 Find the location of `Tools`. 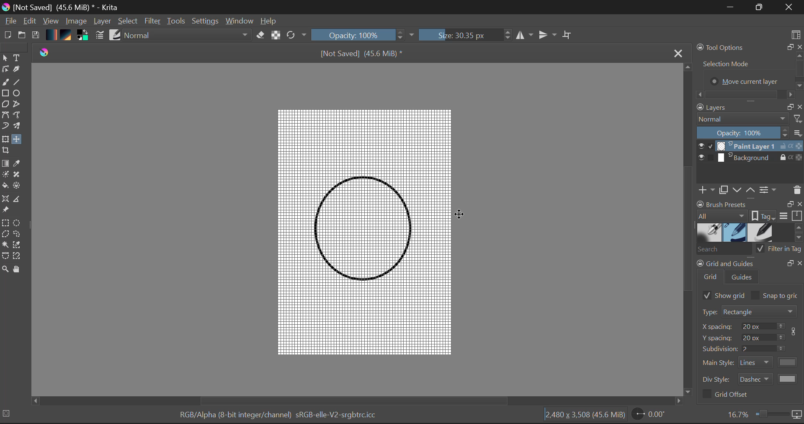

Tools is located at coordinates (177, 22).